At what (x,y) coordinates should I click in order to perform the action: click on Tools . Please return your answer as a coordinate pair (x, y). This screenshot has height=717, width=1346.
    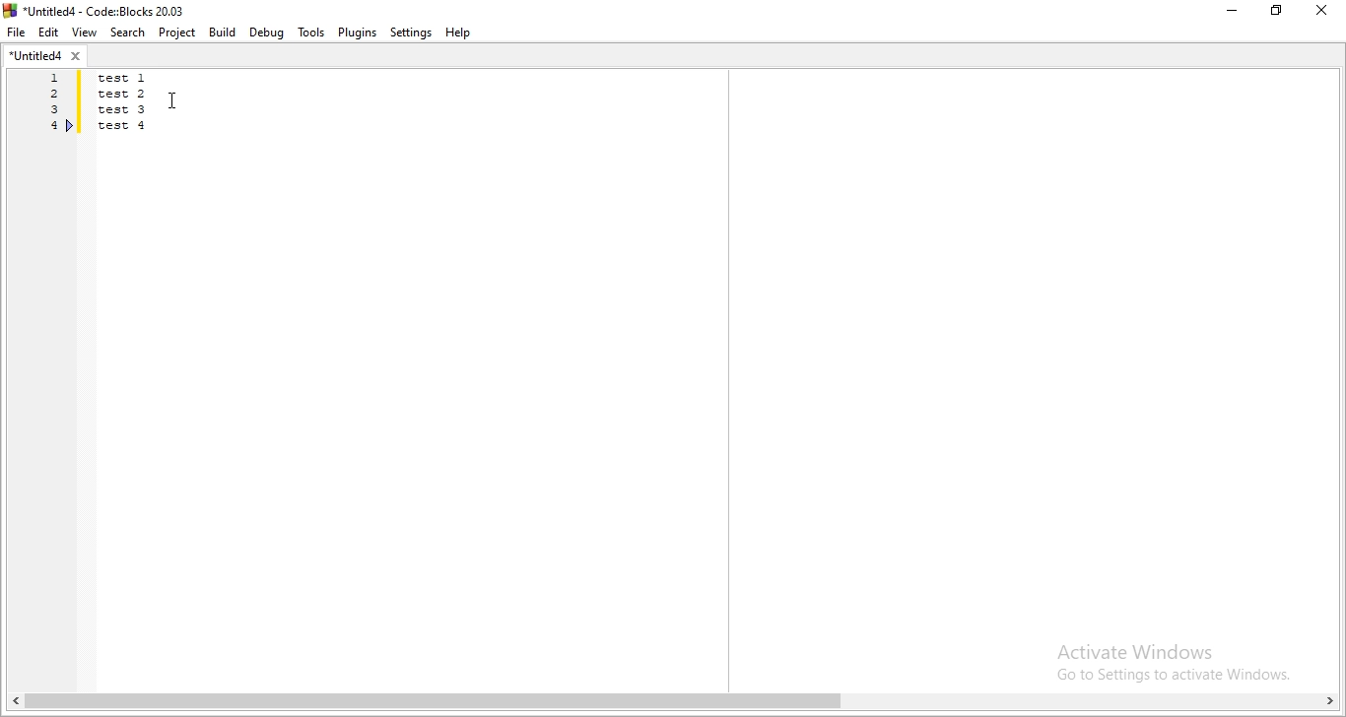
    Looking at the image, I should click on (309, 32).